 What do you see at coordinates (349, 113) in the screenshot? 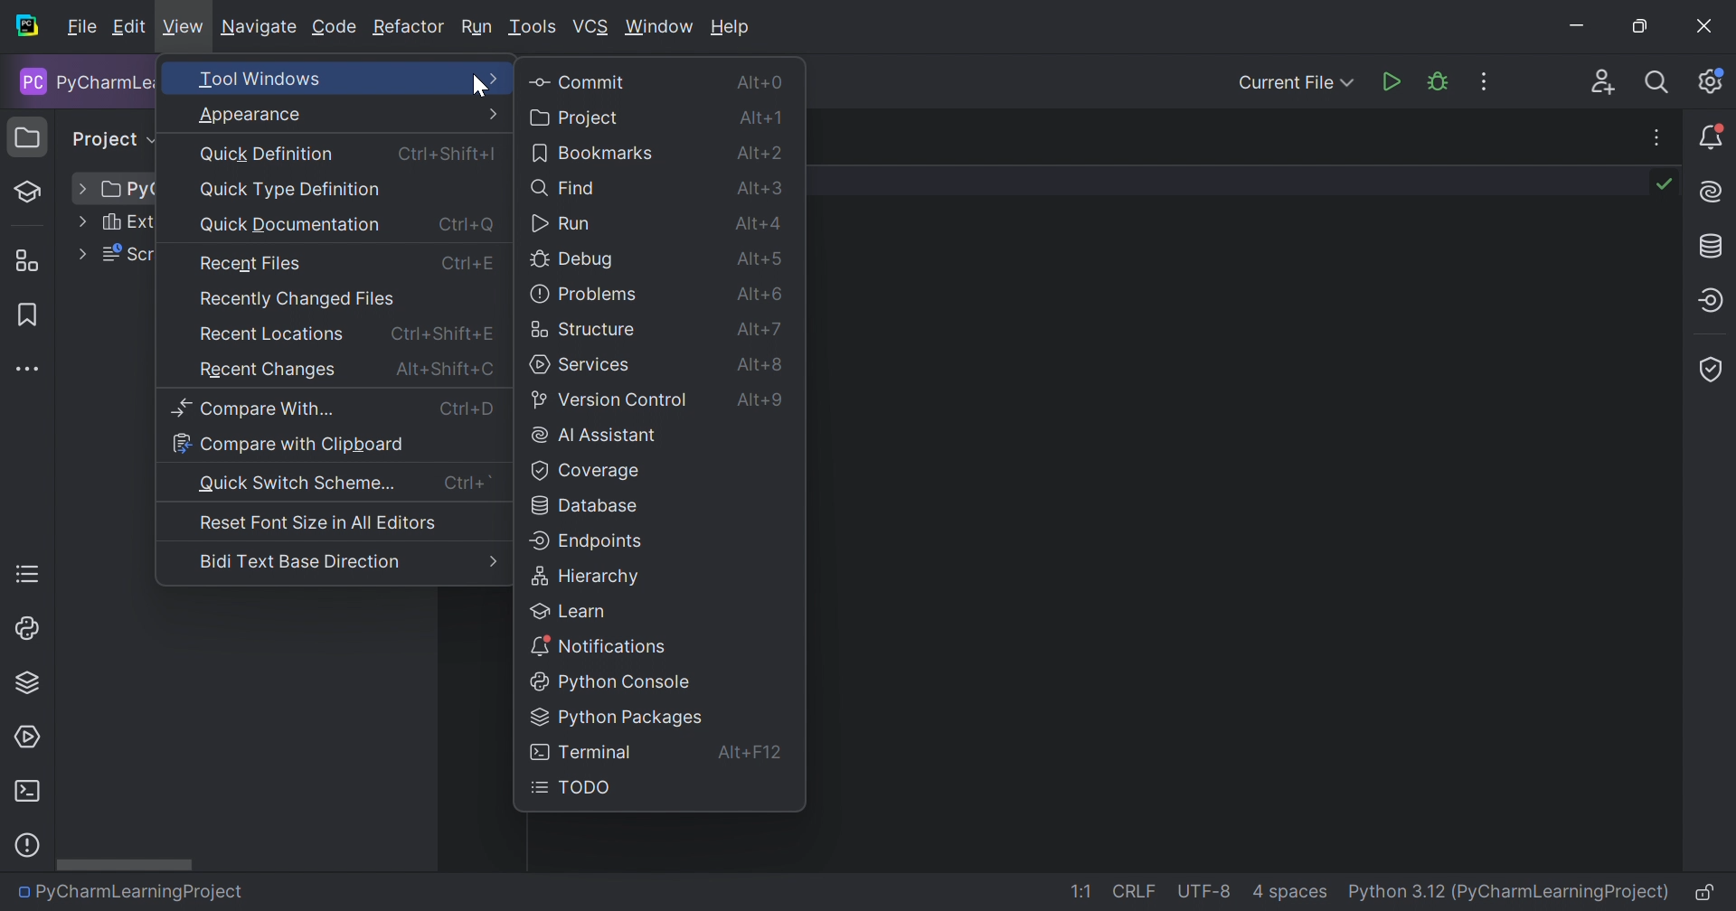
I see `Appearance` at bounding box center [349, 113].